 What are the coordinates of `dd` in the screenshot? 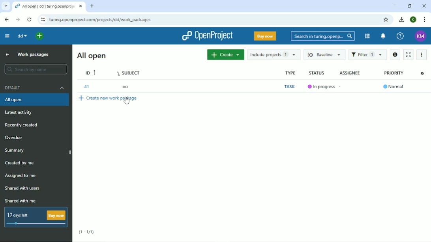 It's located at (22, 36).